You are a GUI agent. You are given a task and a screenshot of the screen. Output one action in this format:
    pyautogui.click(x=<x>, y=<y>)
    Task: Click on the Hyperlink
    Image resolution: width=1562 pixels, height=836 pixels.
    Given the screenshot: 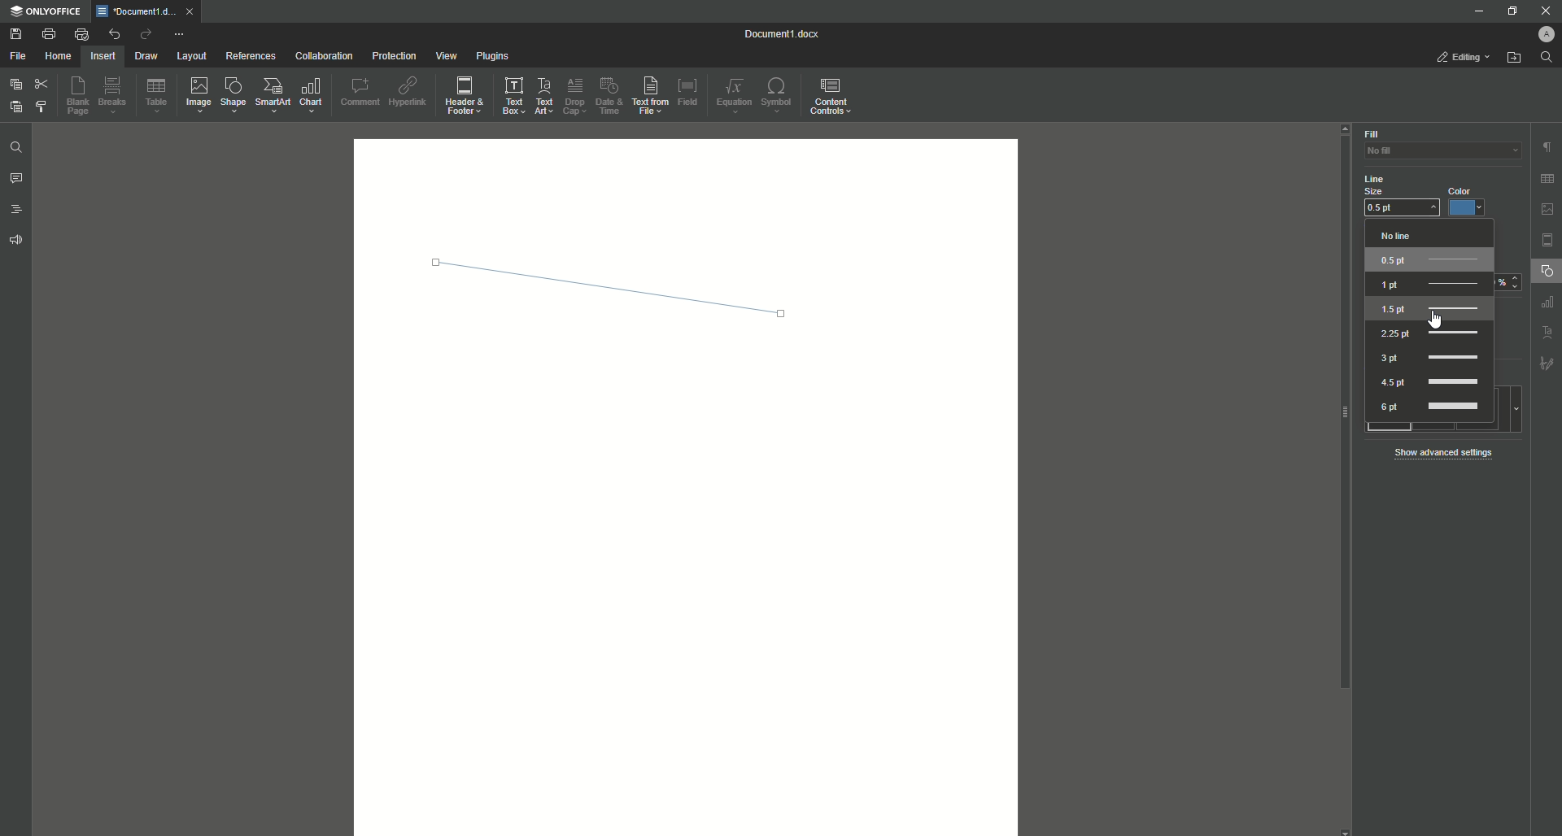 What is the action you would take?
    pyautogui.click(x=409, y=93)
    